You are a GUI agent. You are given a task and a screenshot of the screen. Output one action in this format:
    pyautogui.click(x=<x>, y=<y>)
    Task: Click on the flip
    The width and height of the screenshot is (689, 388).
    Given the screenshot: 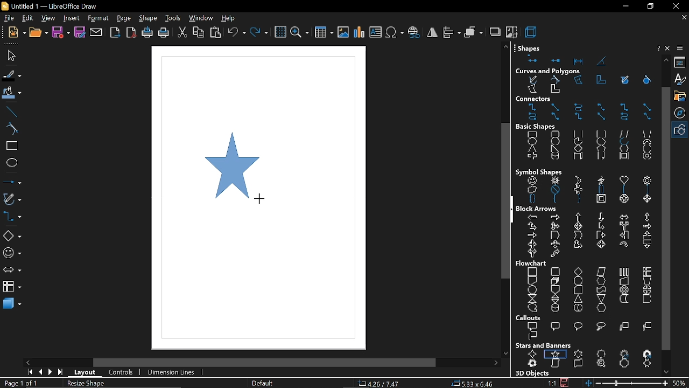 What is the action you would take?
    pyautogui.click(x=432, y=34)
    